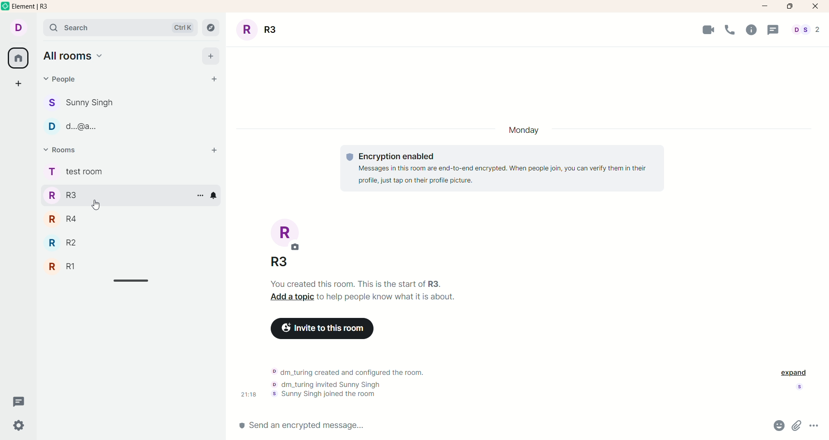  What do you see at coordinates (22, 426) in the screenshot?
I see `settings` at bounding box center [22, 426].